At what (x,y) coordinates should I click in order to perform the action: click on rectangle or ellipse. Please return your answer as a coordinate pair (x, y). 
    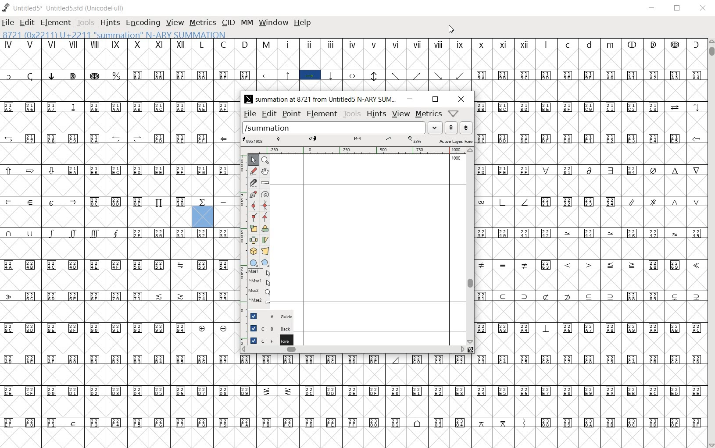
    Looking at the image, I should click on (253, 263).